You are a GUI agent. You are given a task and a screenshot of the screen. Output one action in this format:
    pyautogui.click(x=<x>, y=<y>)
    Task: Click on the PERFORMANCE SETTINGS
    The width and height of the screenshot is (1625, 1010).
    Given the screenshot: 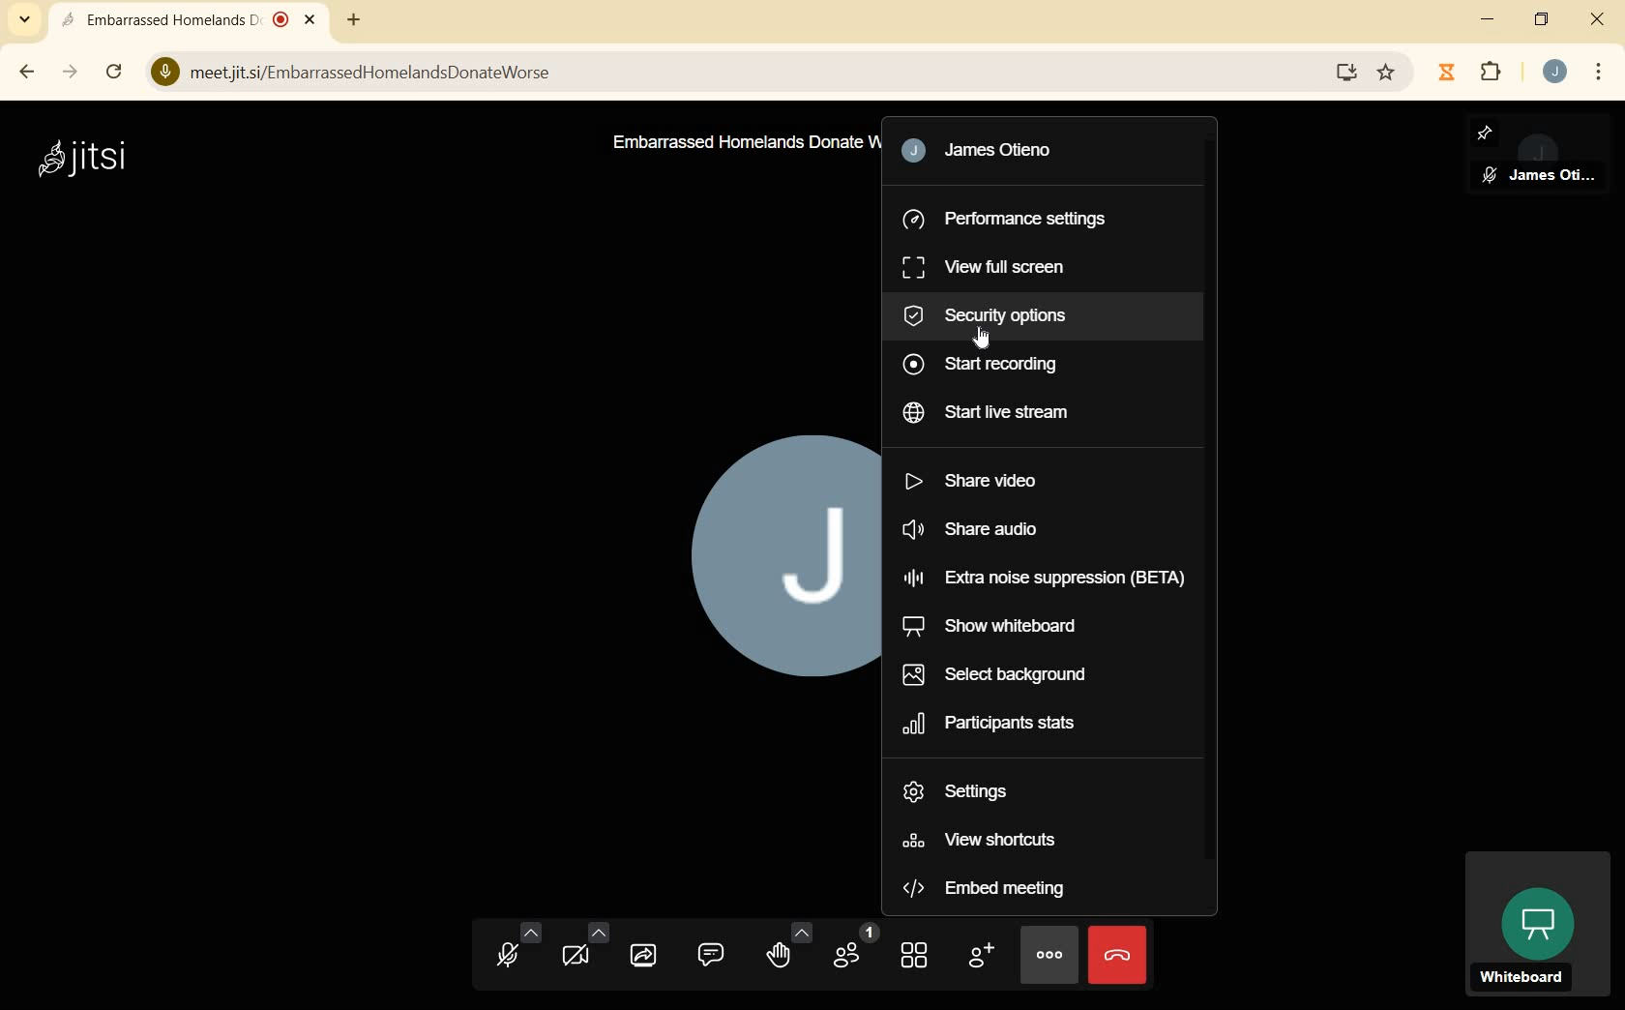 What is the action you would take?
    pyautogui.click(x=1010, y=220)
    